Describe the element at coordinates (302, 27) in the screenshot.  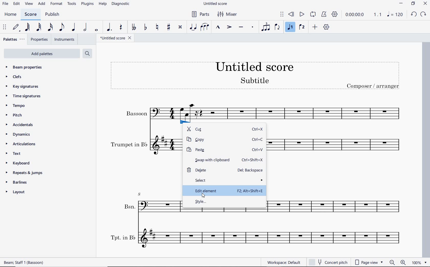
I see `voice 2` at that location.